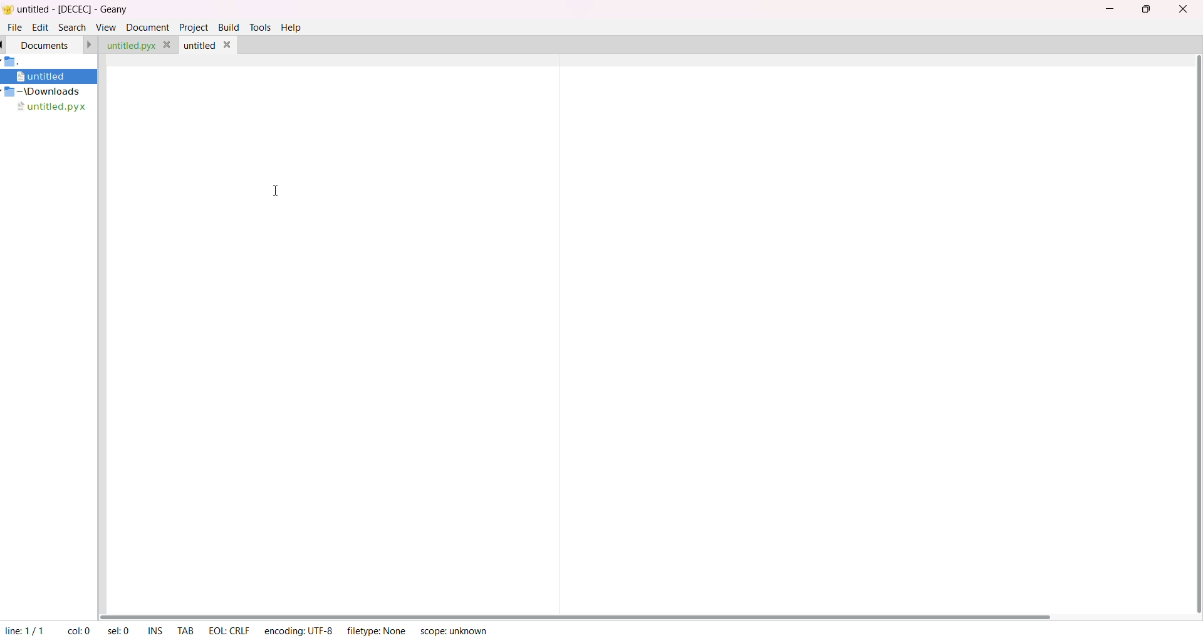  What do you see at coordinates (581, 612) in the screenshot?
I see `horizontal scroll bar` at bounding box center [581, 612].